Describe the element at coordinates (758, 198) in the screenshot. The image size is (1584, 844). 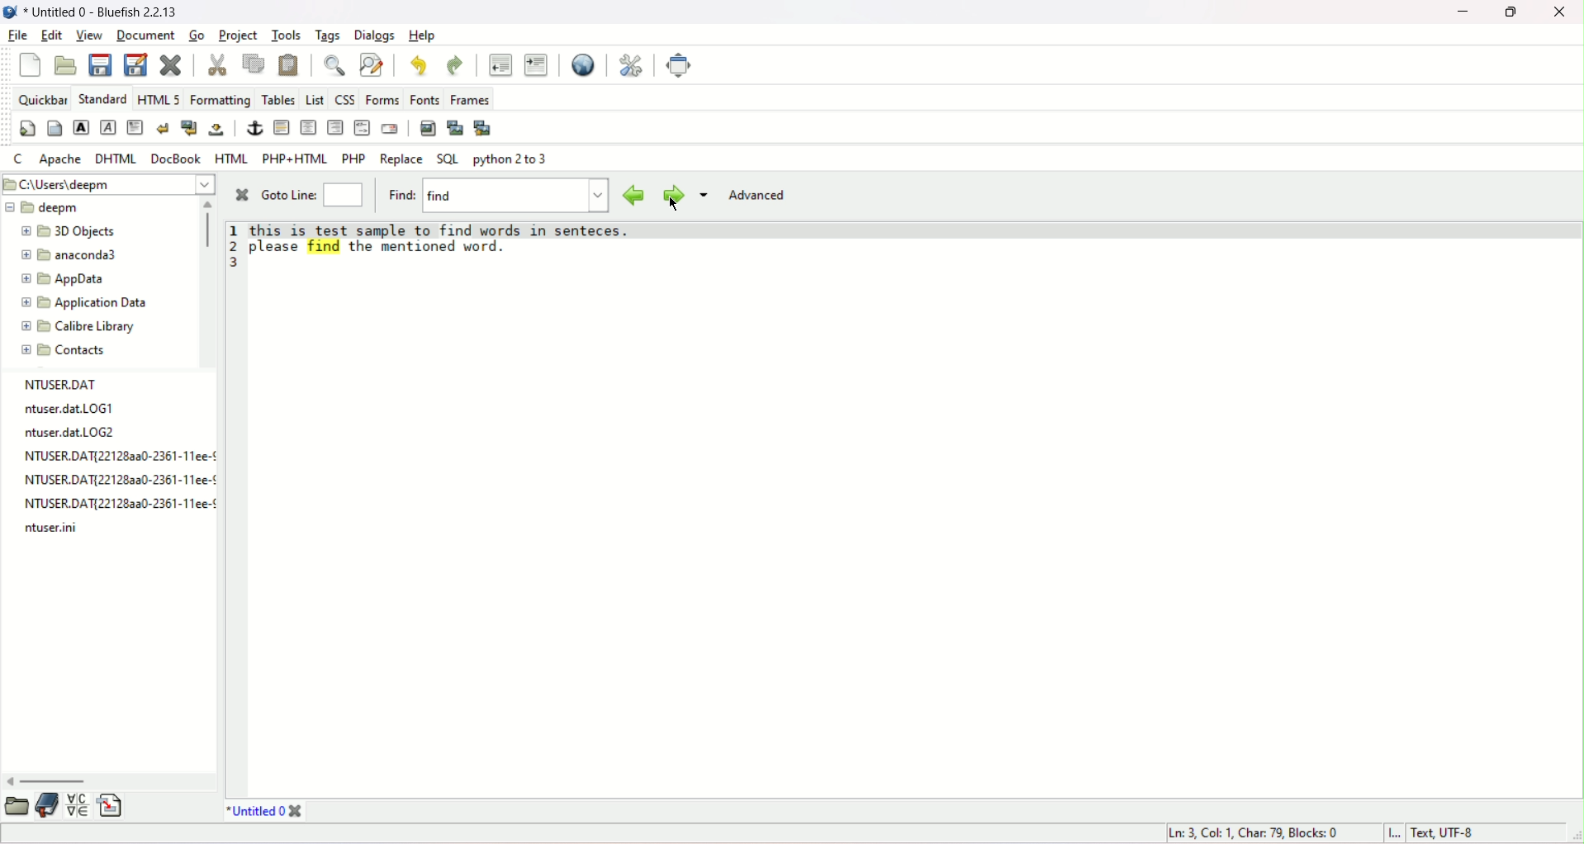
I see `advanced` at that location.